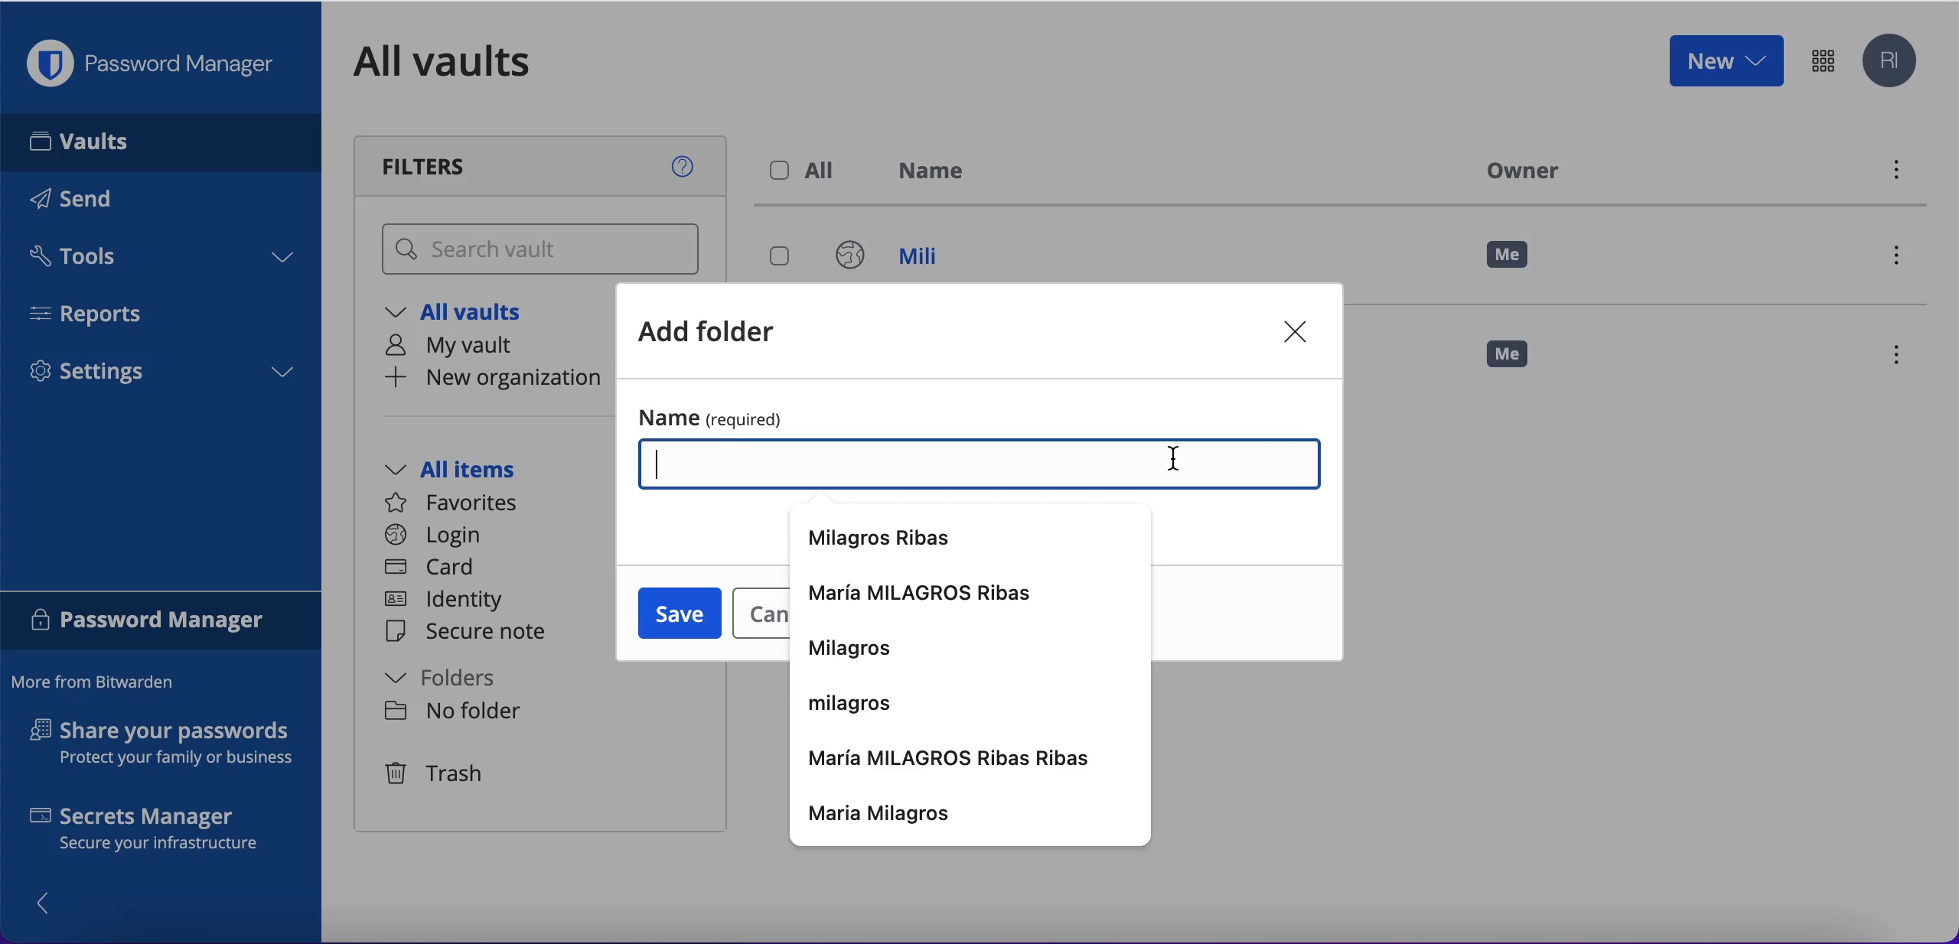 The width and height of the screenshot is (1959, 944). I want to click on vaults, so click(161, 142).